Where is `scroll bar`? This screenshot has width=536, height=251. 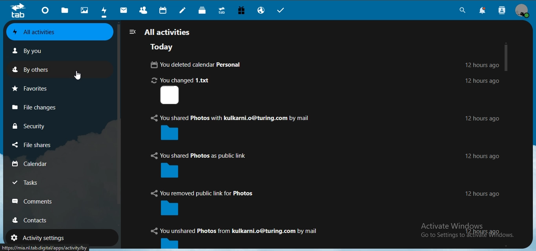
scroll bar is located at coordinates (119, 115).